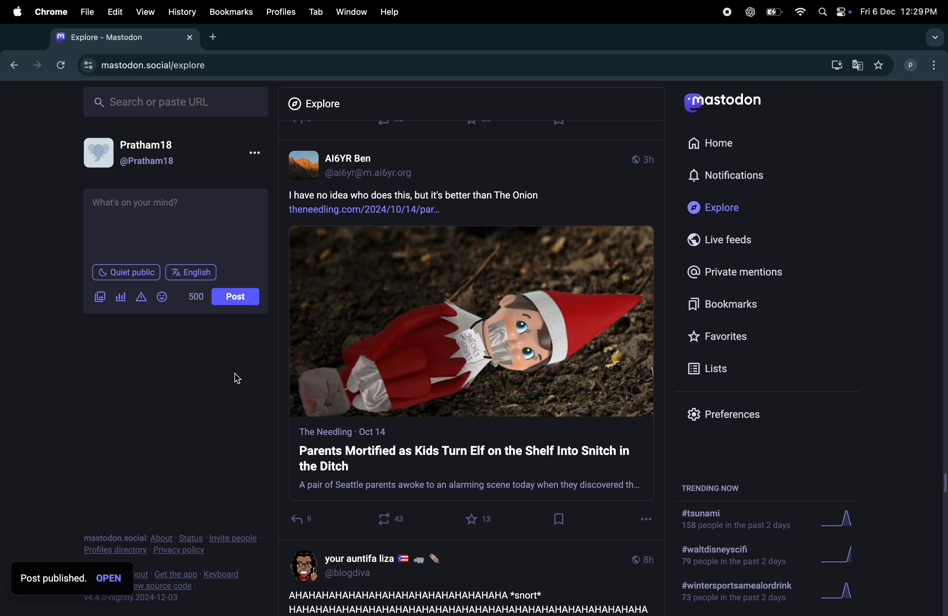 The height and width of the screenshot is (616, 948). What do you see at coordinates (465, 601) in the screenshot?
I see `post` at bounding box center [465, 601].